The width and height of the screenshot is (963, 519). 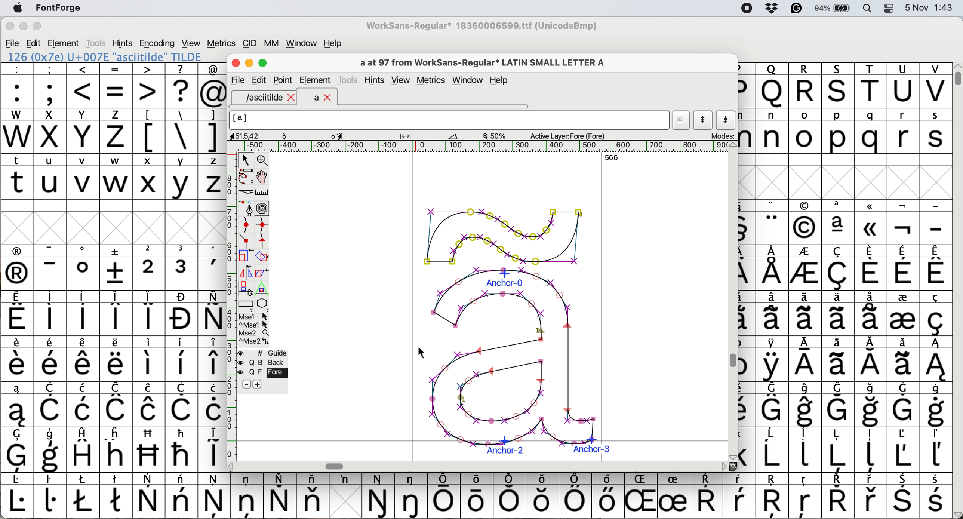 What do you see at coordinates (796, 10) in the screenshot?
I see `grammarly` at bounding box center [796, 10].